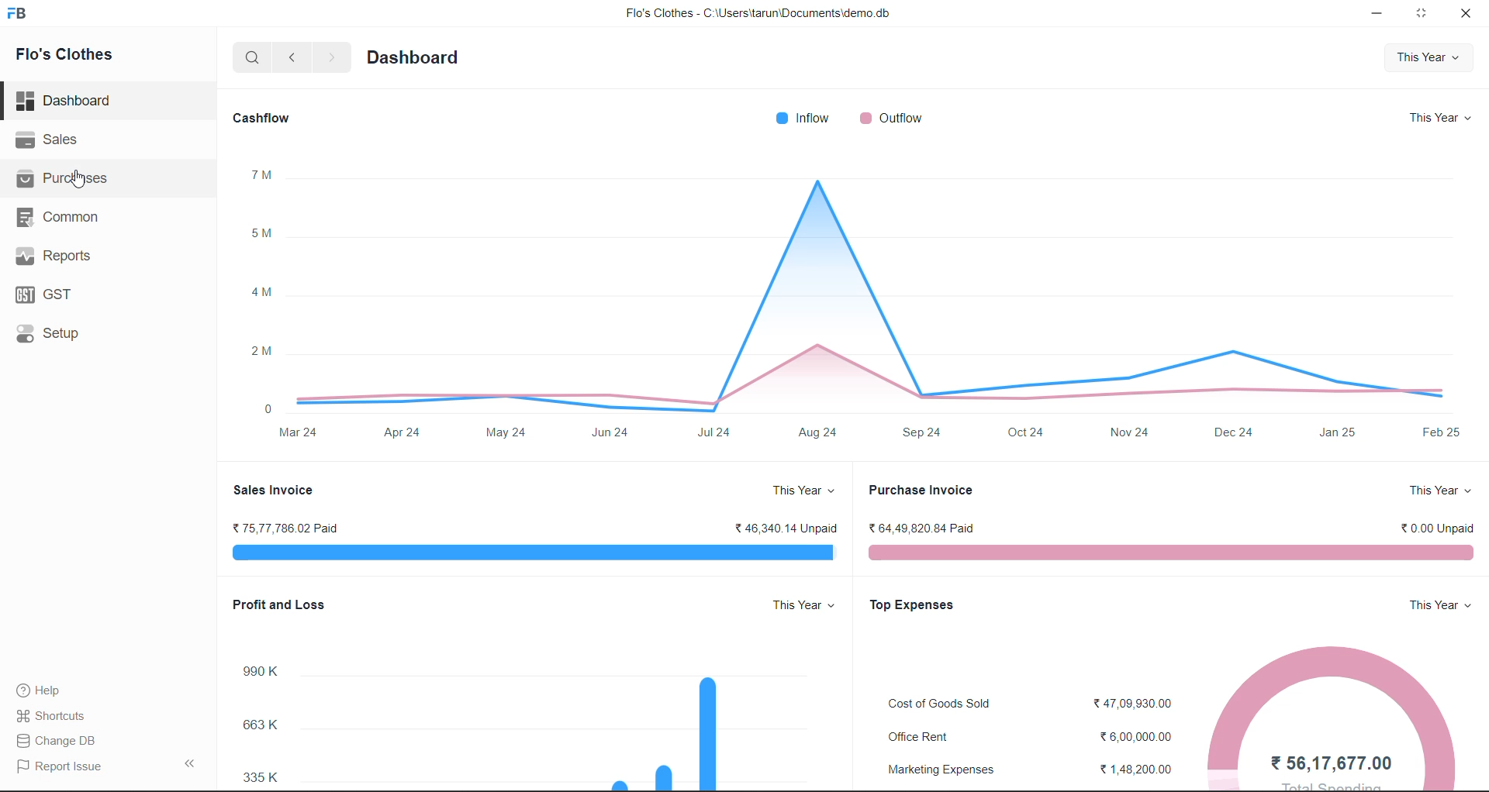 The image size is (1489, 792). I want to click on  Help, so click(52, 688).